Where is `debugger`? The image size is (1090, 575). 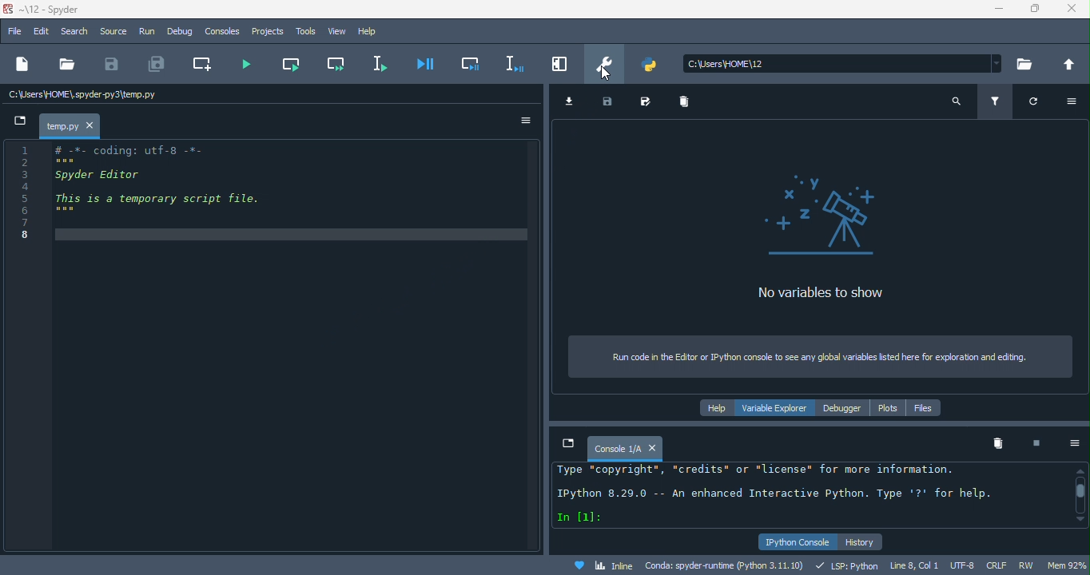 debugger is located at coordinates (847, 408).